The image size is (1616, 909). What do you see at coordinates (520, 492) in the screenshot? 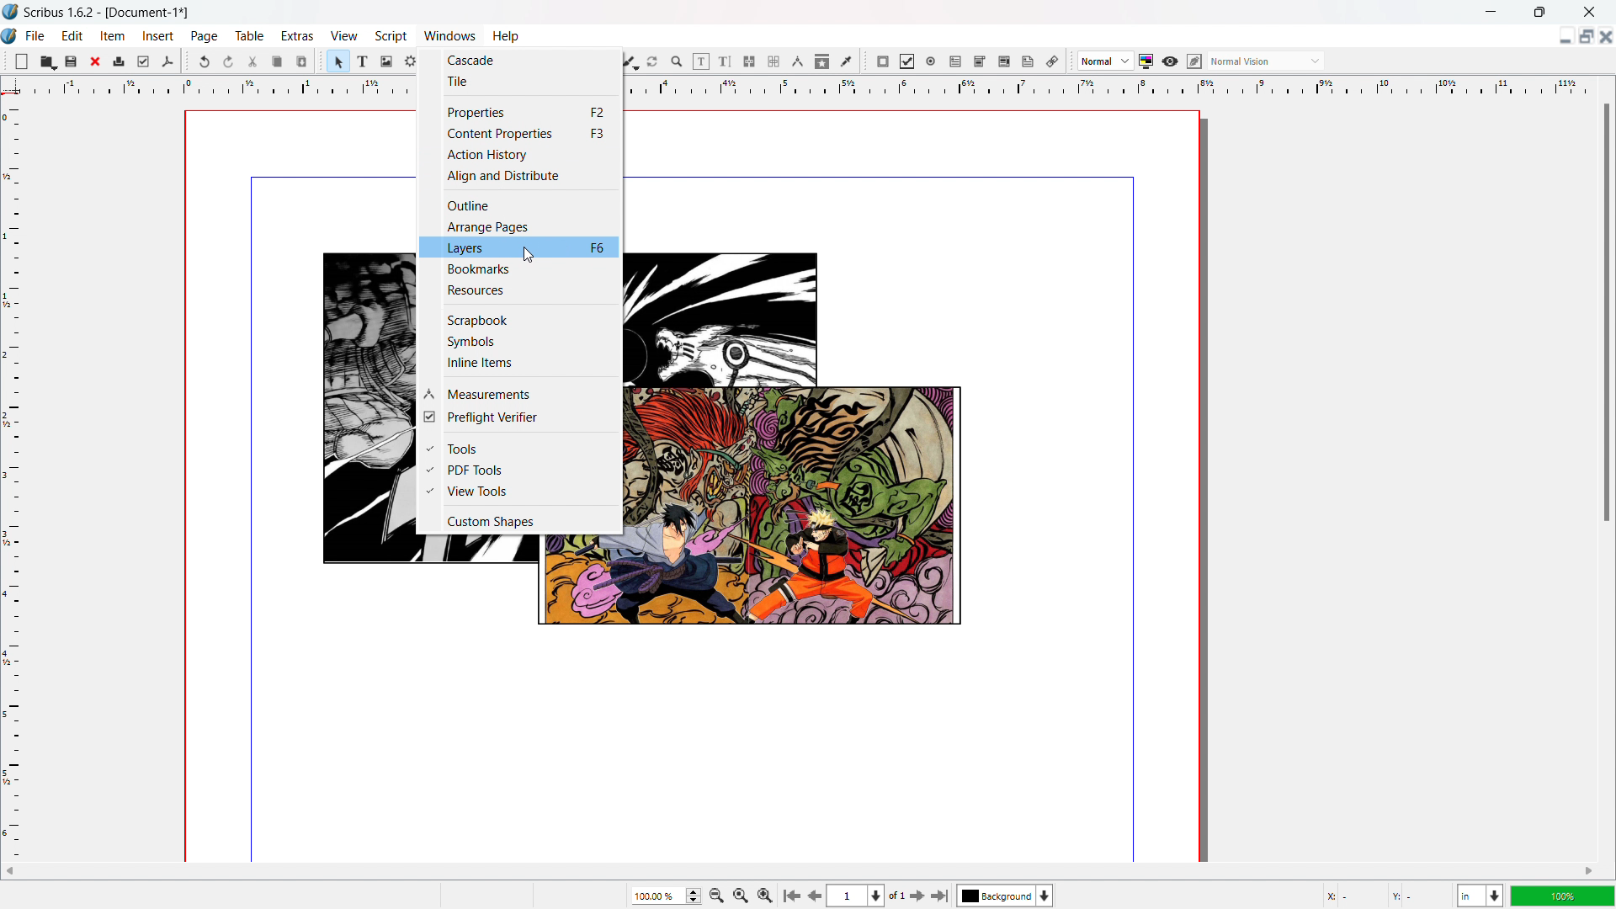
I see `view tools` at bounding box center [520, 492].